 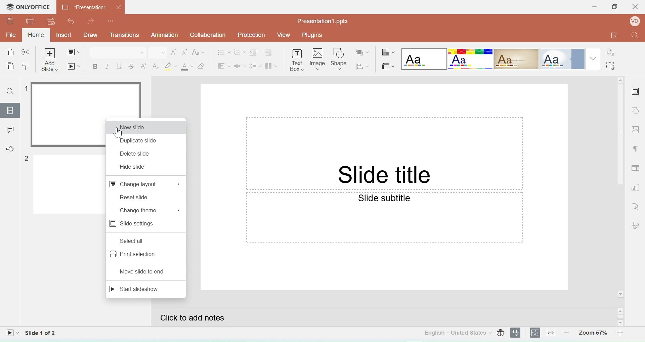 I want to click on Maximize, so click(x=614, y=8).